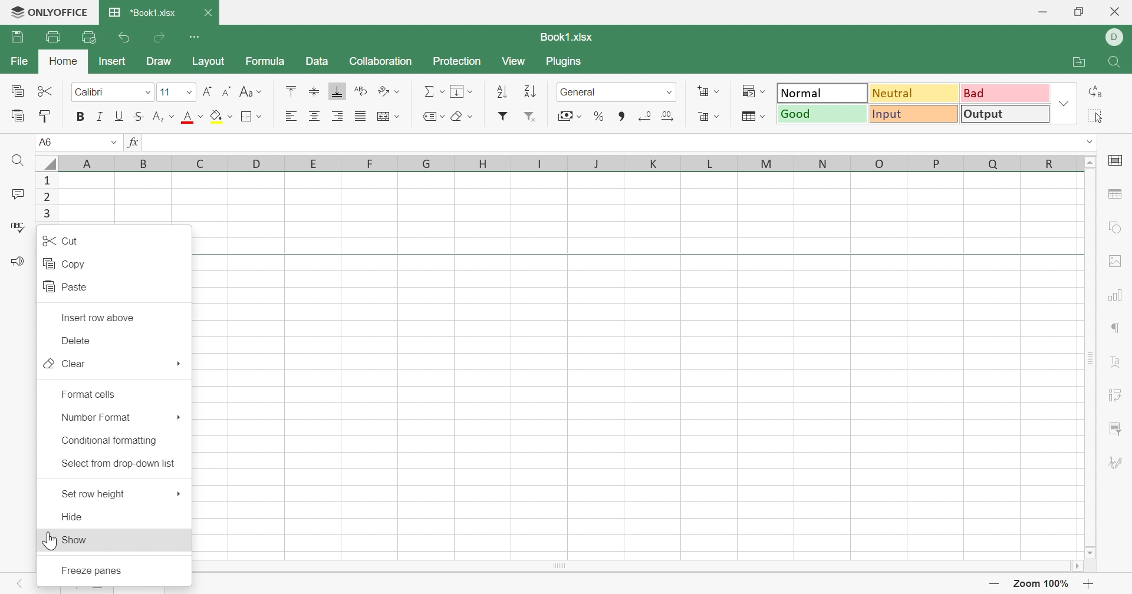 This screenshot has height=594, width=1132. What do you see at coordinates (98, 572) in the screenshot?
I see `Freeze Panes` at bounding box center [98, 572].